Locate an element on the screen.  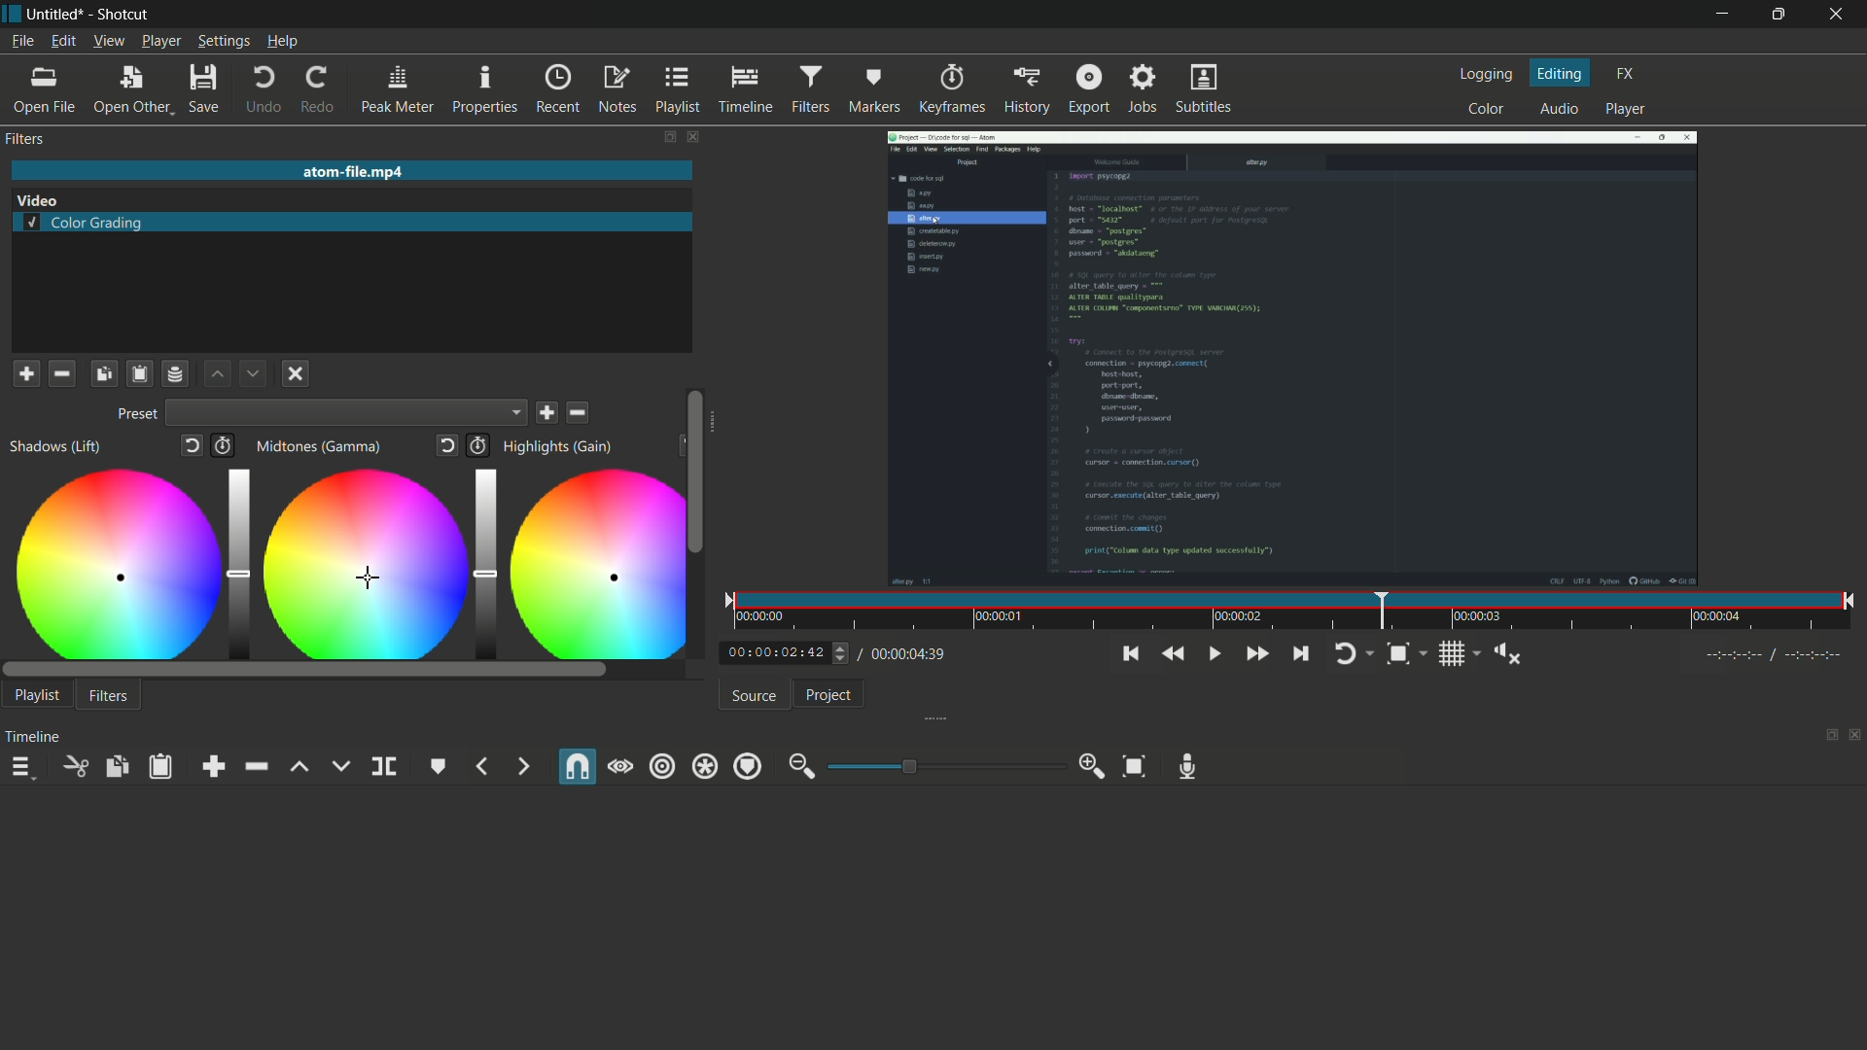
audio is located at coordinates (1556, 110).